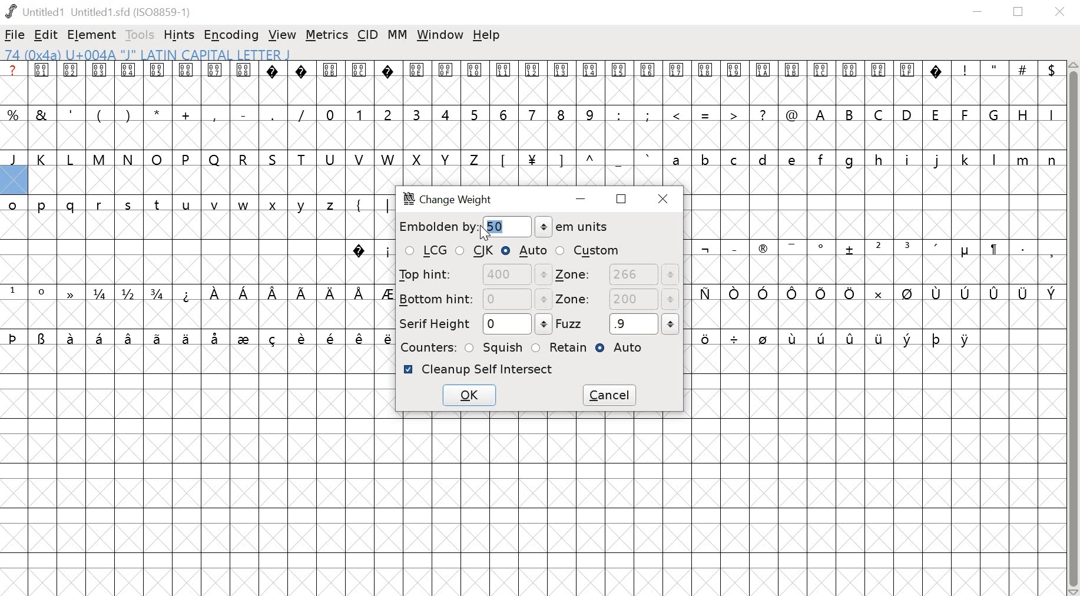  I want to click on Untitled1 (Untitled1.sfd(ISO8859-1), so click(101, 11).